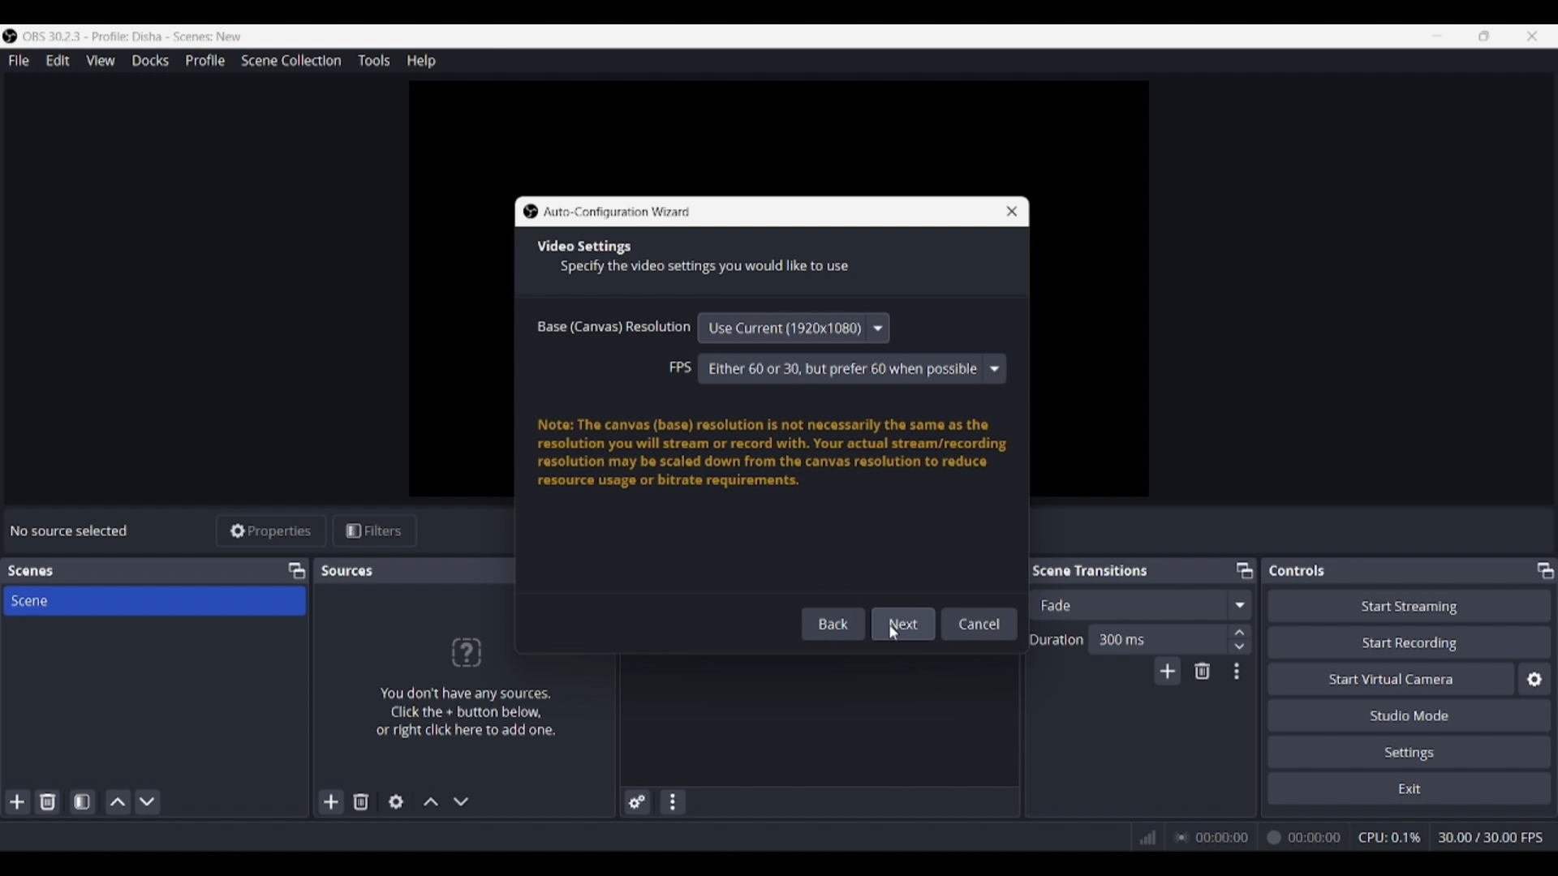 The height and width of the screenshot is (876, 1558). I want to click on Open source properties, so click(396, 802).